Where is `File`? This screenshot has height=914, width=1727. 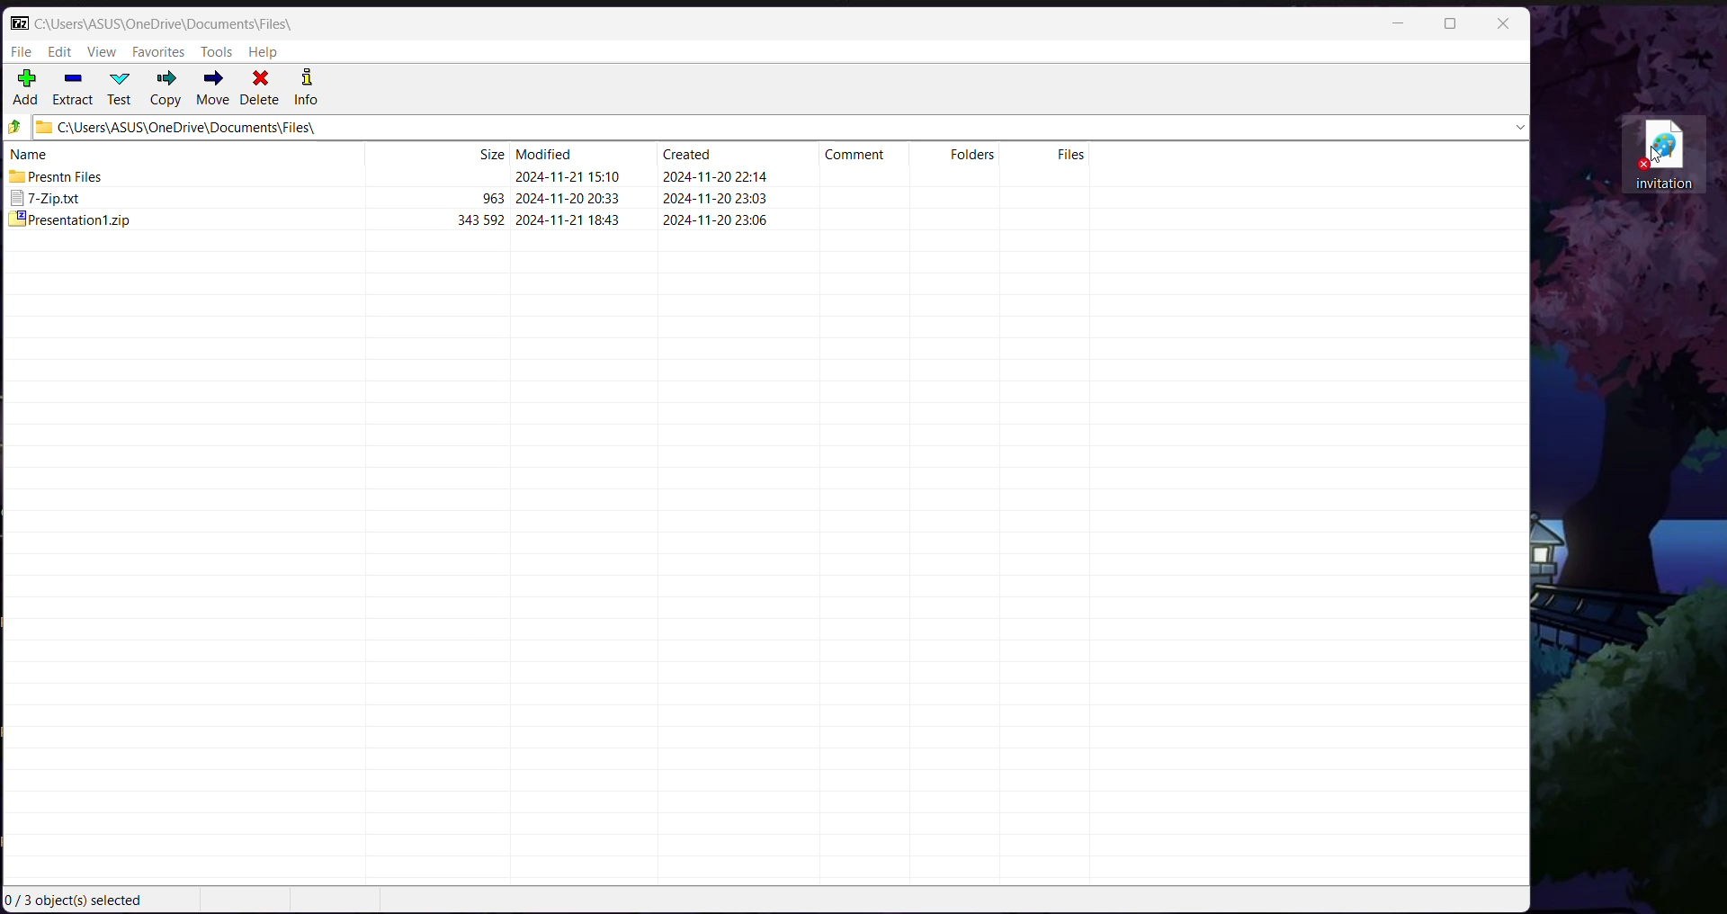
File is located at coordinates (22, 50).